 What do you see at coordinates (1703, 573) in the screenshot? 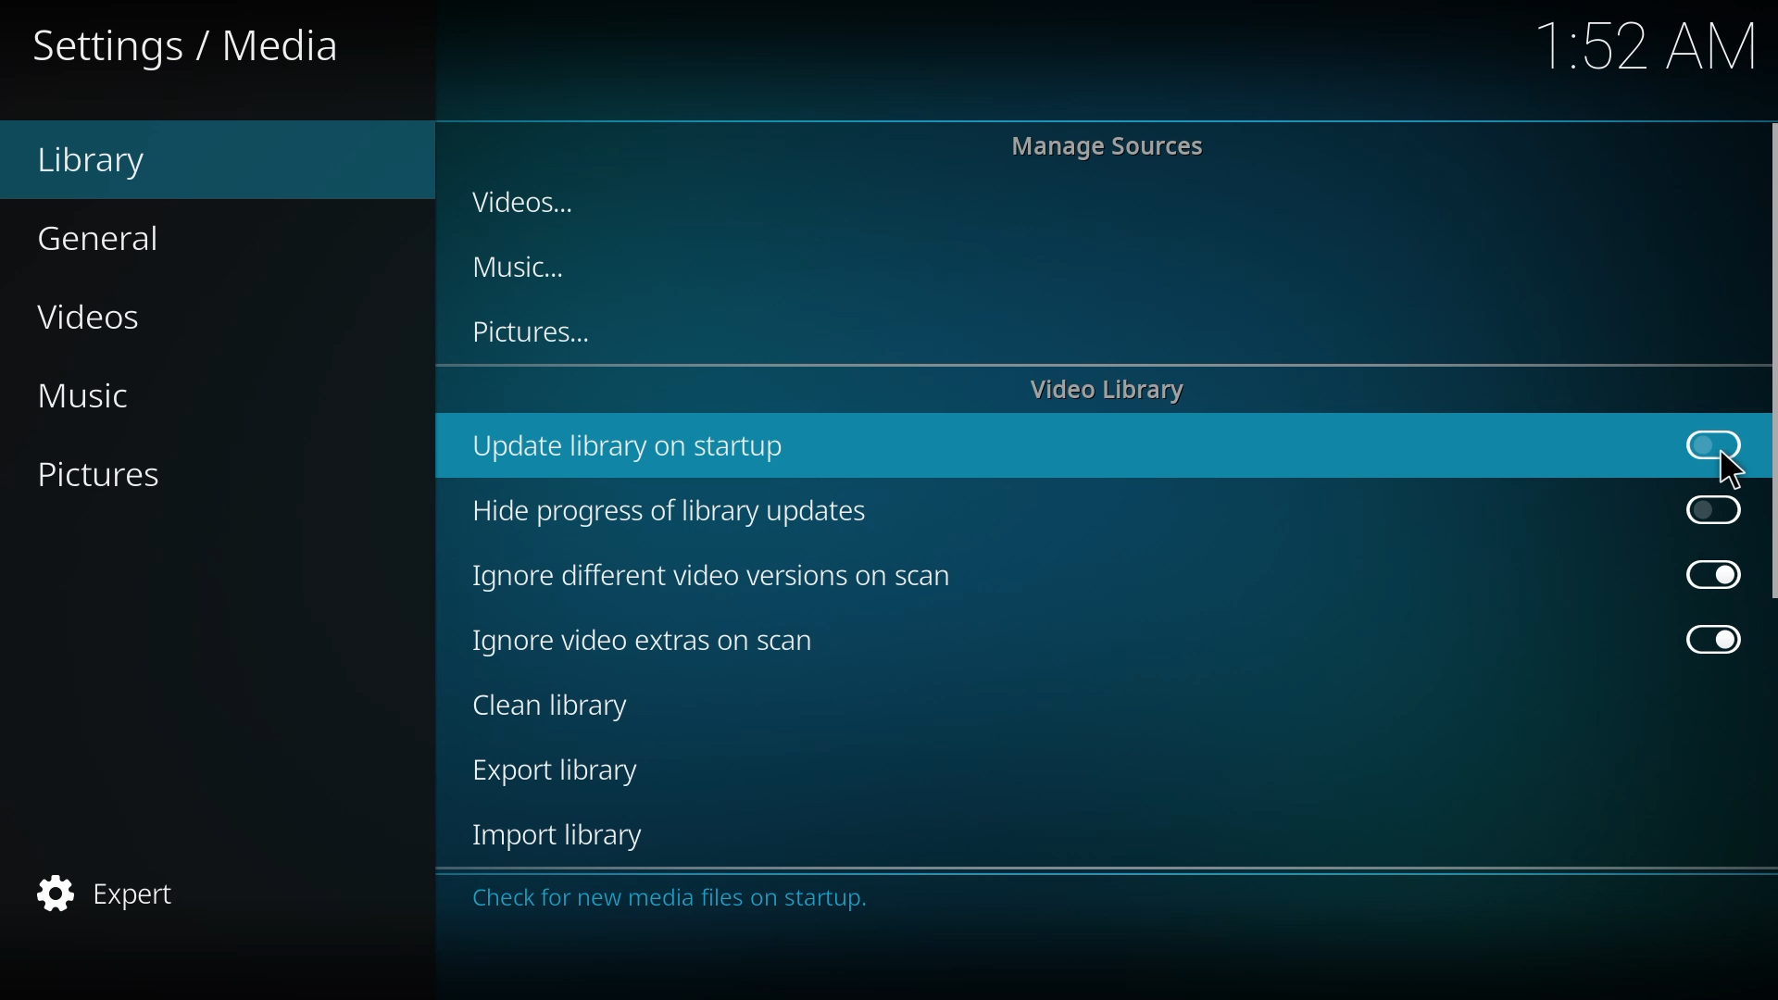
I see `enabled` at bounding box center [1703, 573].